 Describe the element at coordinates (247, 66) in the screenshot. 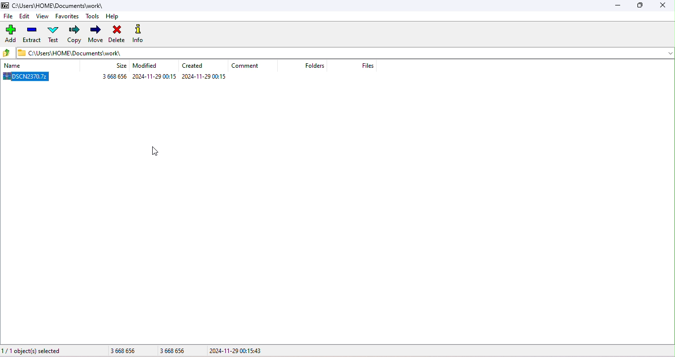

I see `comment` at that location.